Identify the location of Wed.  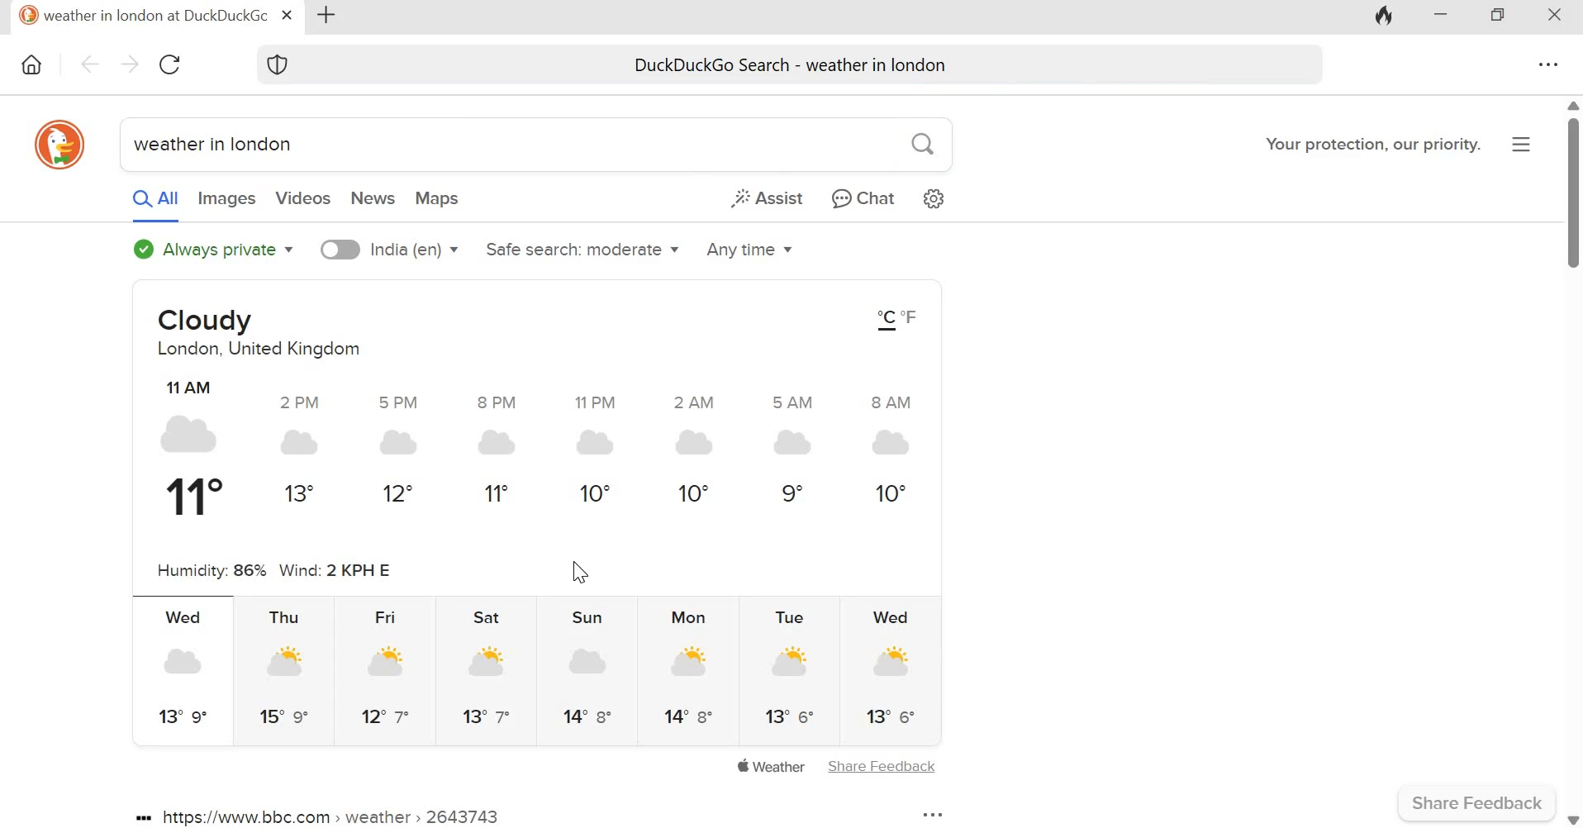
(891, 617).